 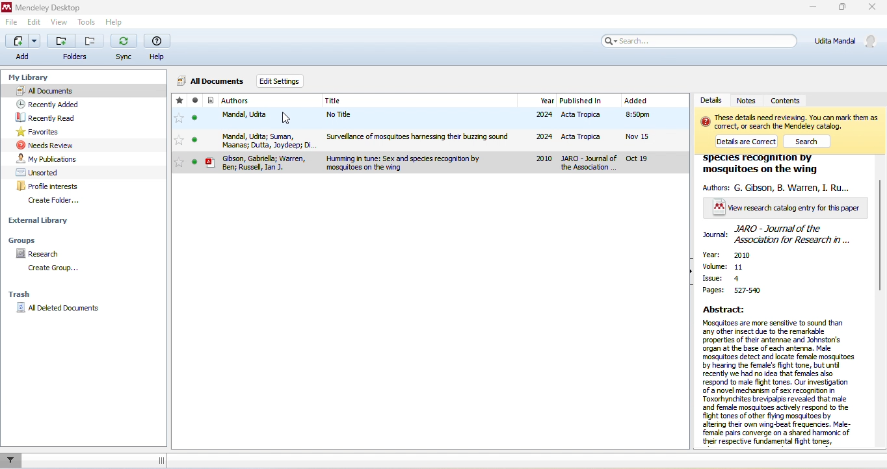 I want to click on add, so click(x=20, y=47).